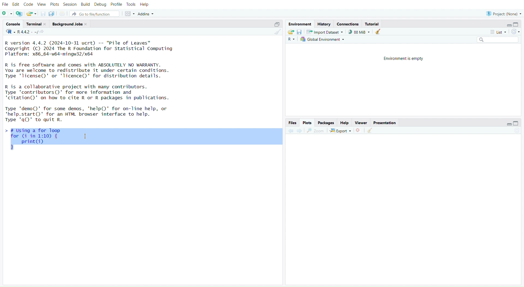  What do you see at coordinates (291, 131) in the screenshot?
I see `backward` at bounding box center [291, 131].